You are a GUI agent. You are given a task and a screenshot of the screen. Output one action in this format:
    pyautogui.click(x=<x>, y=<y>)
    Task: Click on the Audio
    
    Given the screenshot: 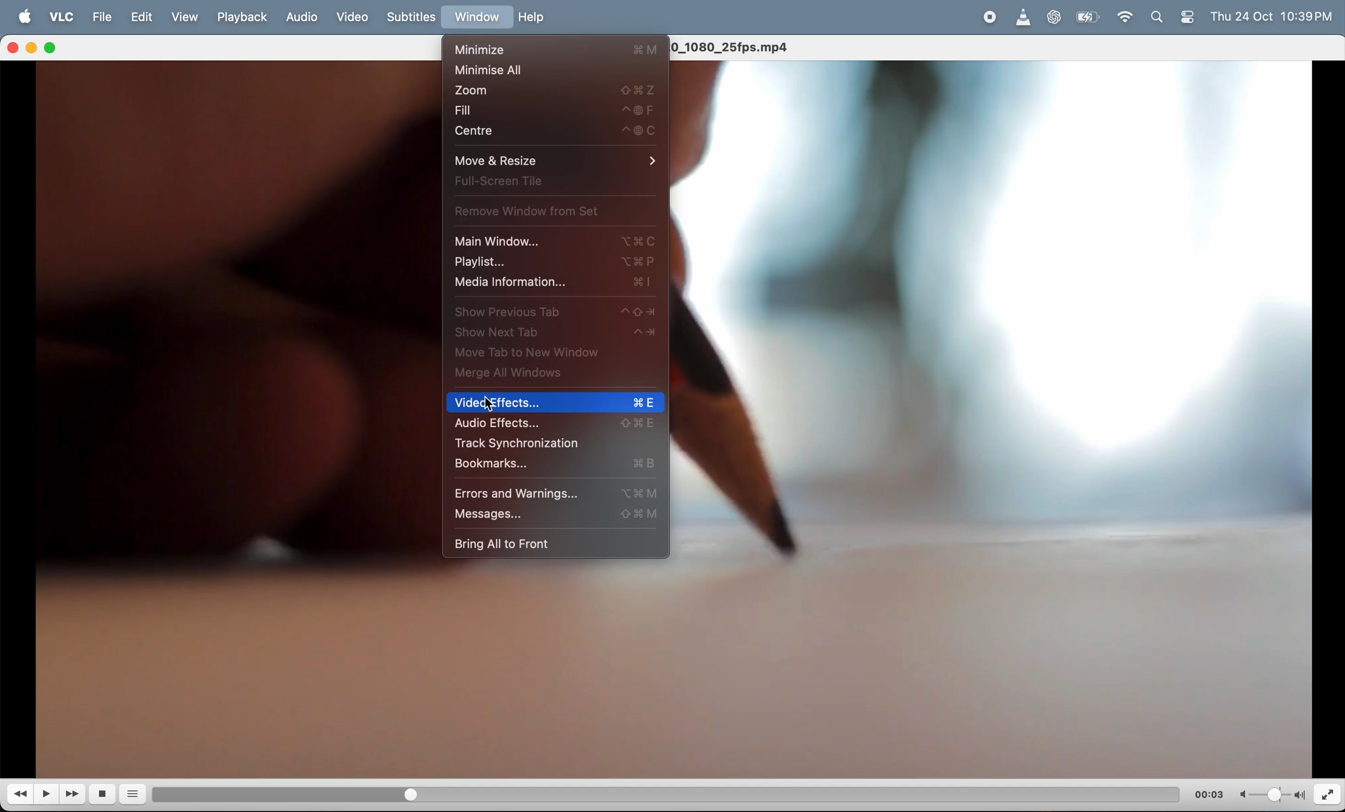 What is the action you would take?
    pyautogui.click(x=303, y=18)
    